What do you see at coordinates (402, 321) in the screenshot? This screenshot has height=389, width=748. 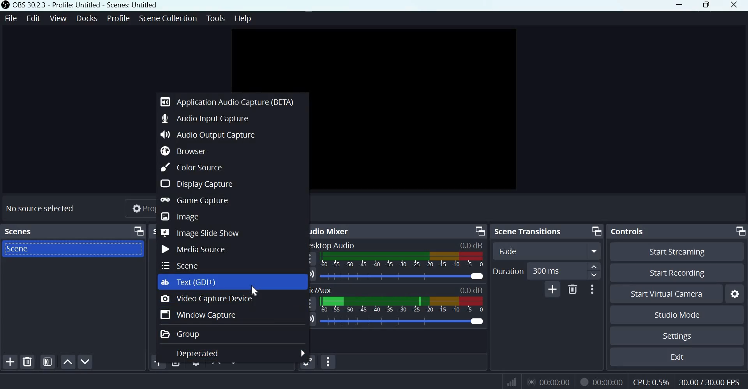 I see `0.0 dB` at bounding box center [402, 321].